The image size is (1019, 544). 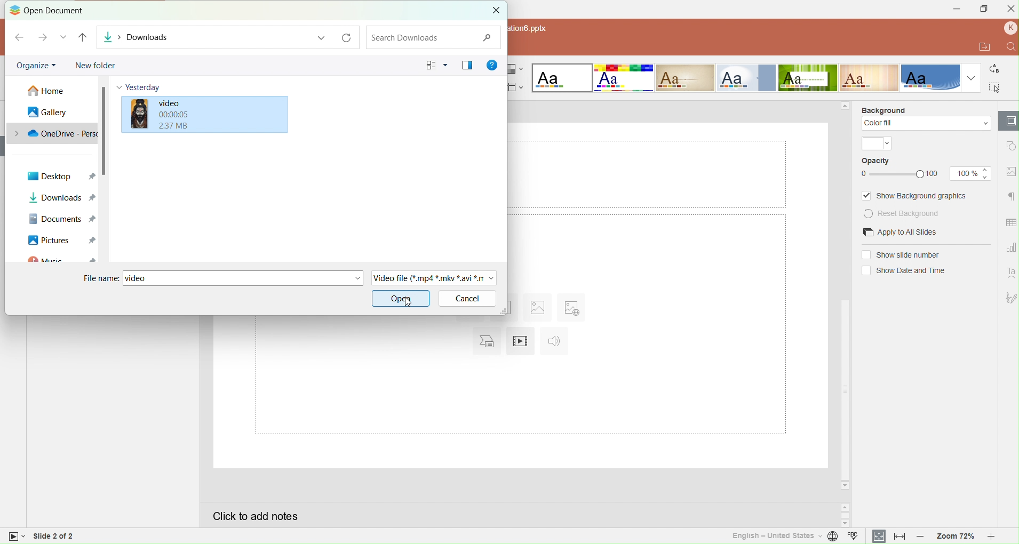 What do you see at coordinates (539, 308) in the screenshot?
I see `Insert image from file` at bounding box center [539, 308].